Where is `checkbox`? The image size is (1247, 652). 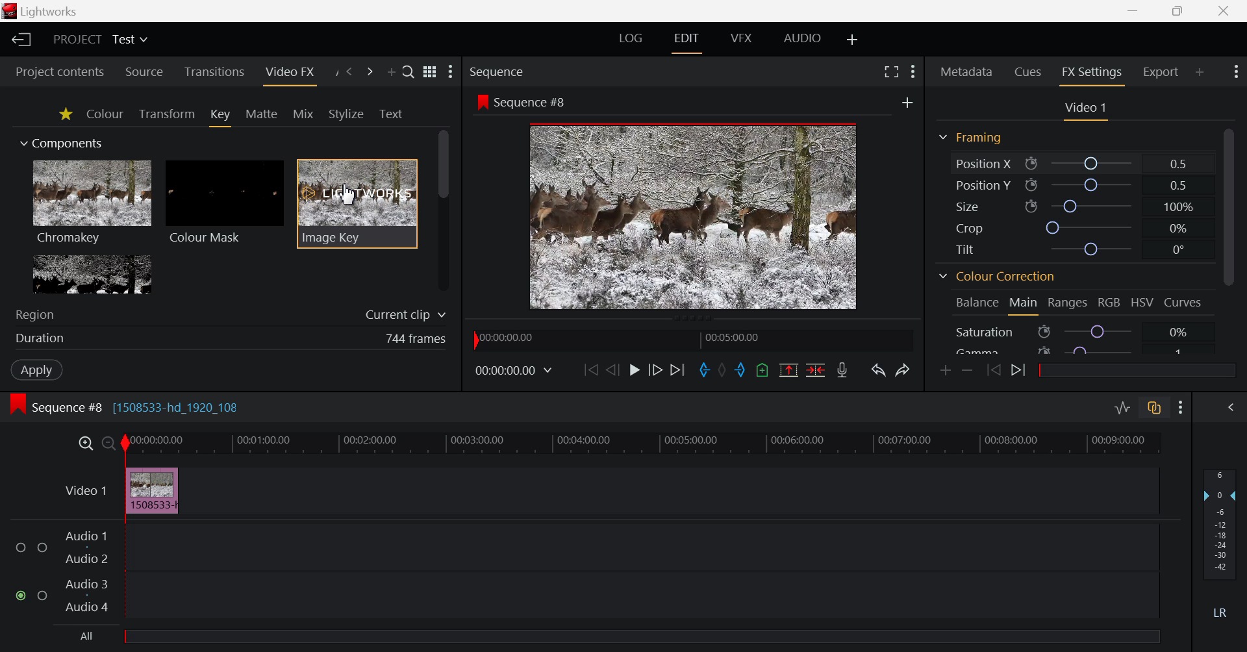
checkbox is located at coordinates (43, 597).